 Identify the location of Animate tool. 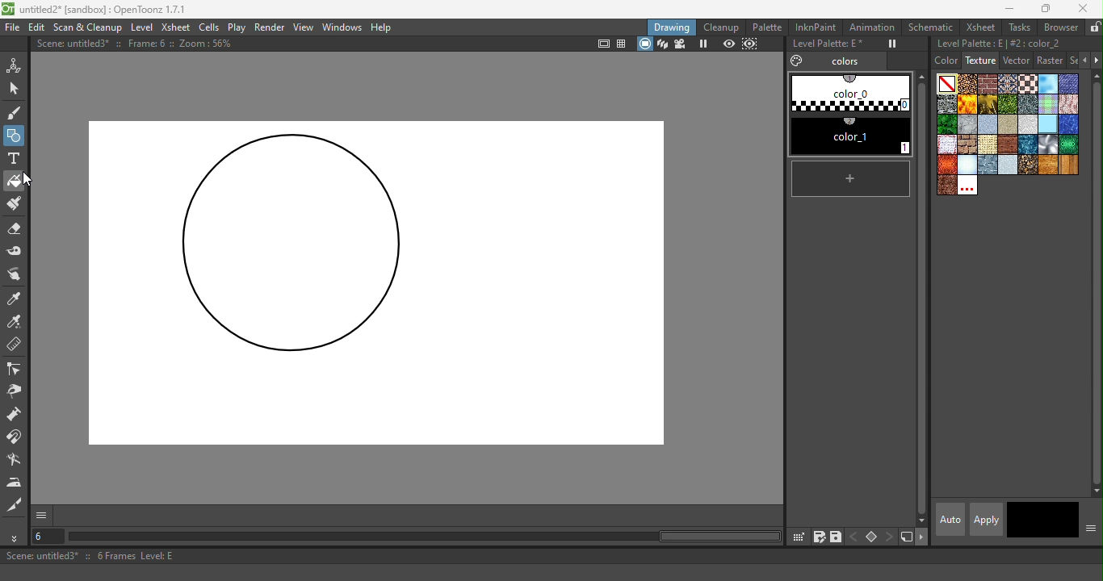
(17, 63).